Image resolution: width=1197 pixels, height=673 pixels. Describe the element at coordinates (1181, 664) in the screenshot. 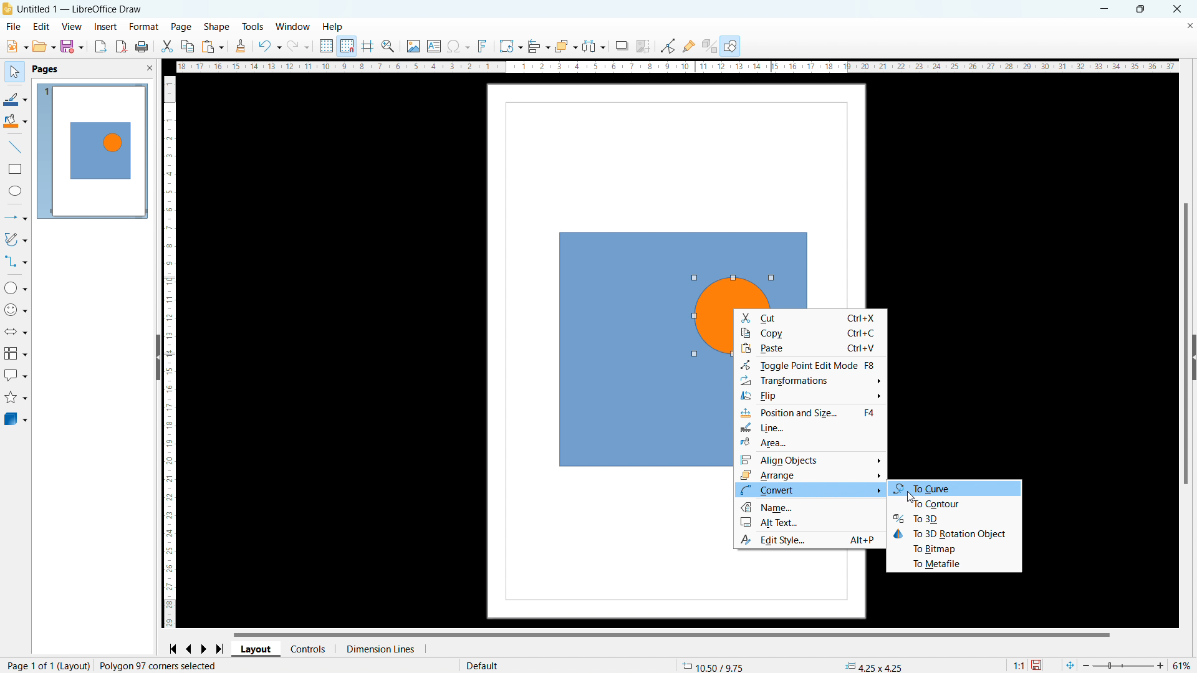

I see `51%` at that location.